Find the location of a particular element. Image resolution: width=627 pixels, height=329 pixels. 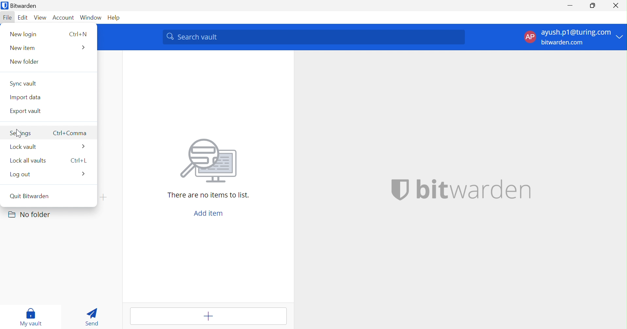

cursor is located at coordinates (19, 134).